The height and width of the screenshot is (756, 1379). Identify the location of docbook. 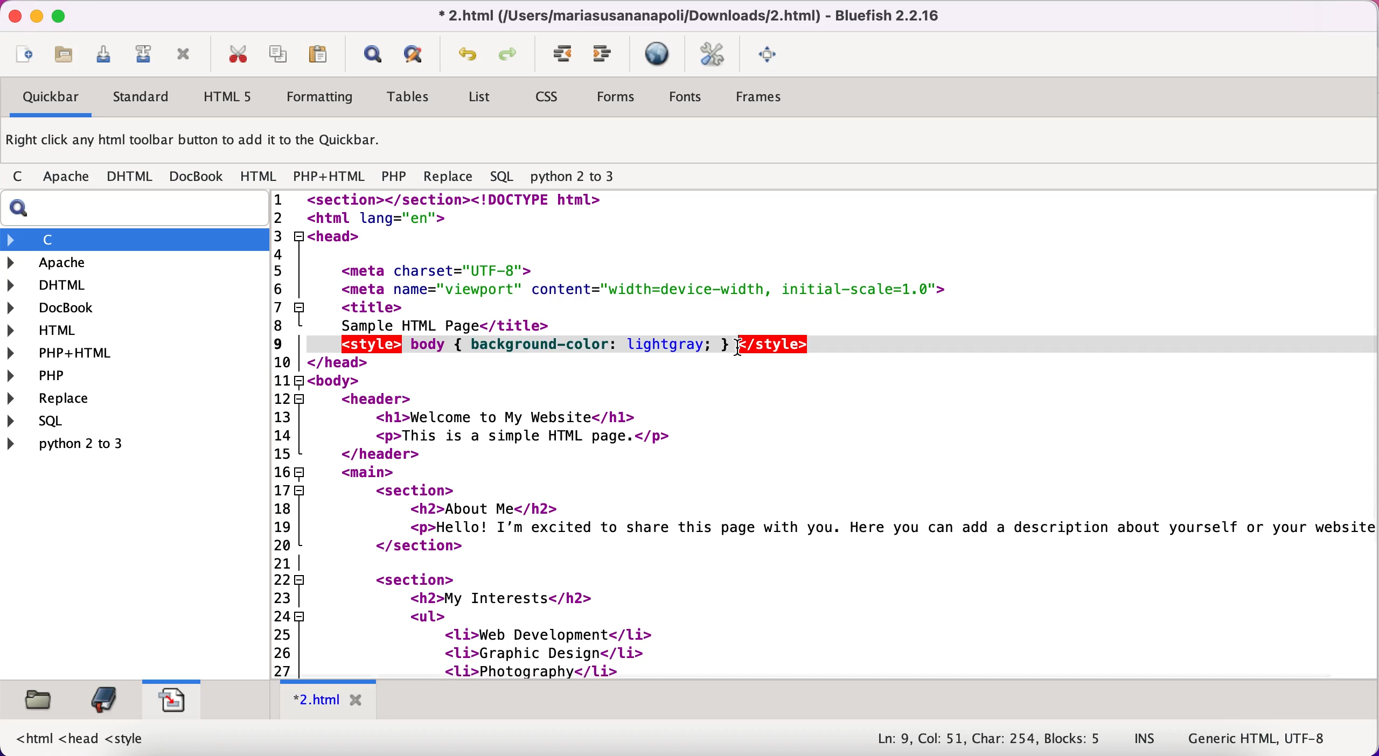
(197, 176).